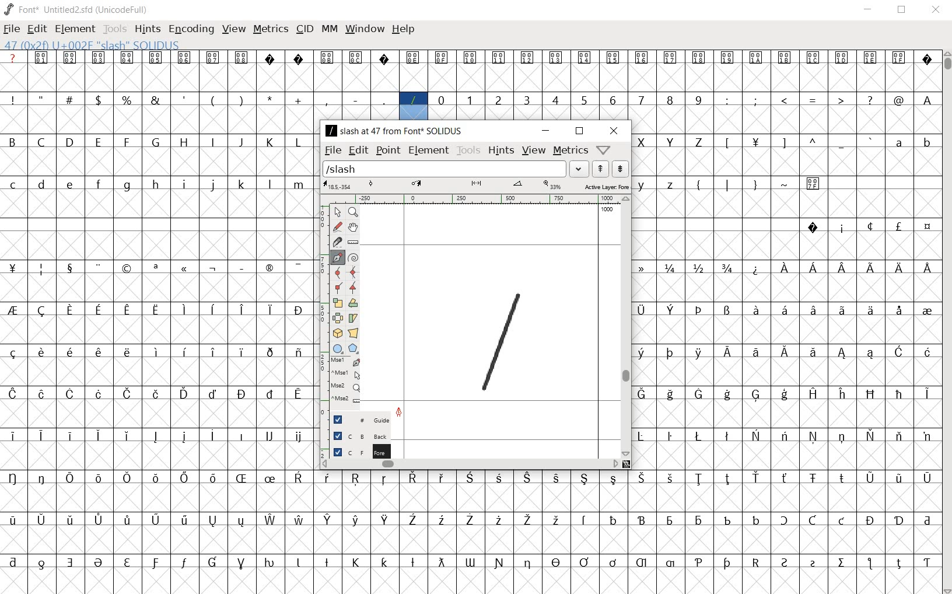  Describe the element at coordinates (785, 309) in the screenshot. I see `special letters` at that location.